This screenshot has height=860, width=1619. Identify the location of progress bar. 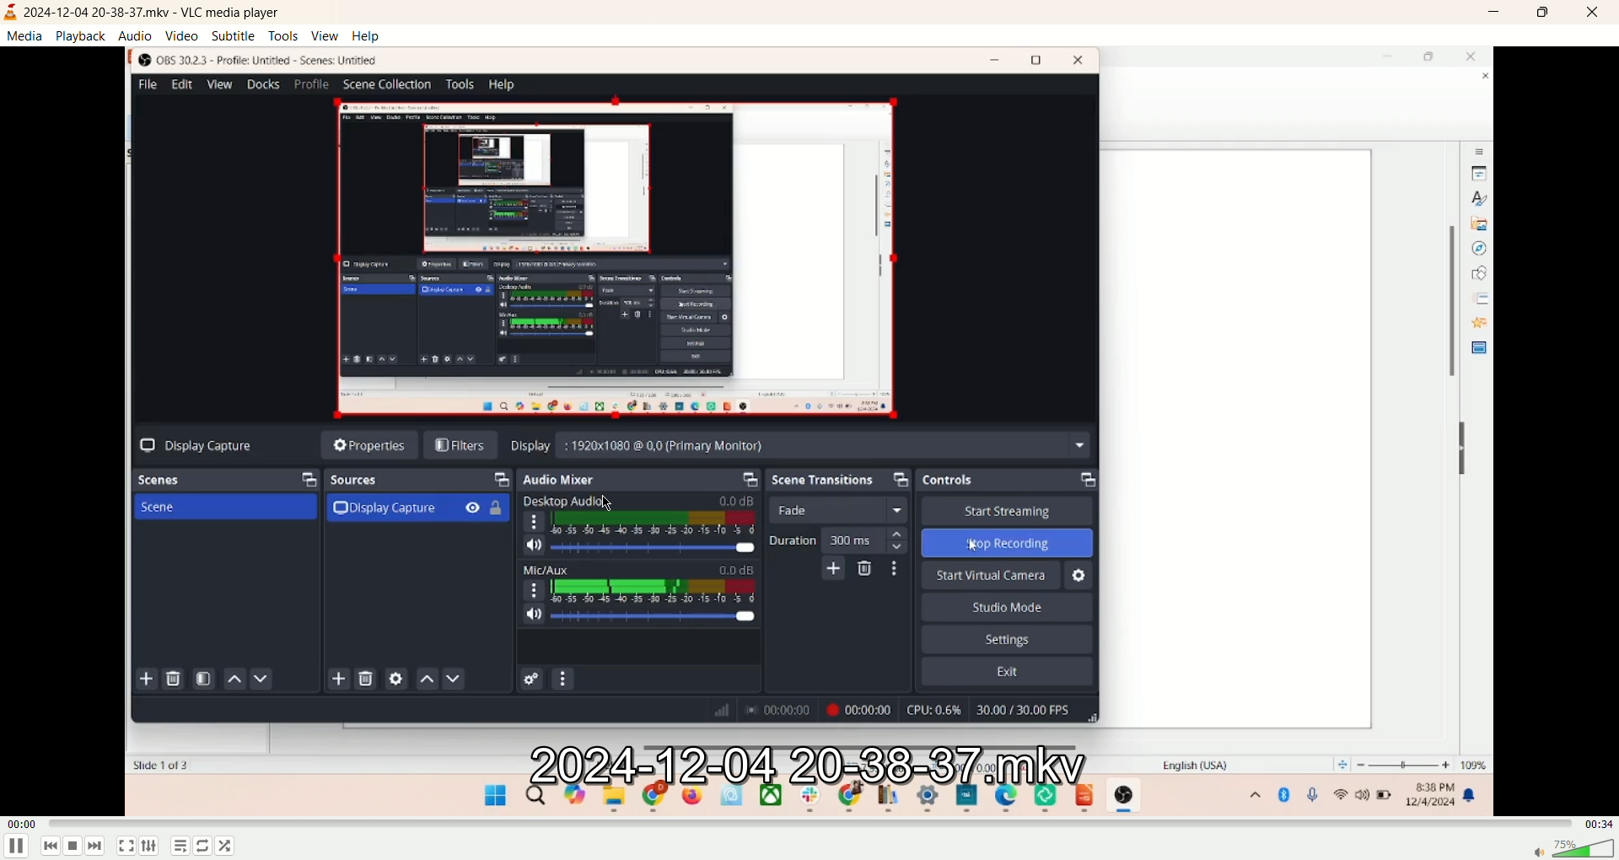
(808, 824).